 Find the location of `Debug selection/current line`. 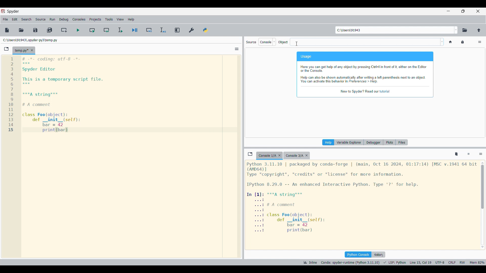

Debug selection/current line is located at coordinates (163, 30).